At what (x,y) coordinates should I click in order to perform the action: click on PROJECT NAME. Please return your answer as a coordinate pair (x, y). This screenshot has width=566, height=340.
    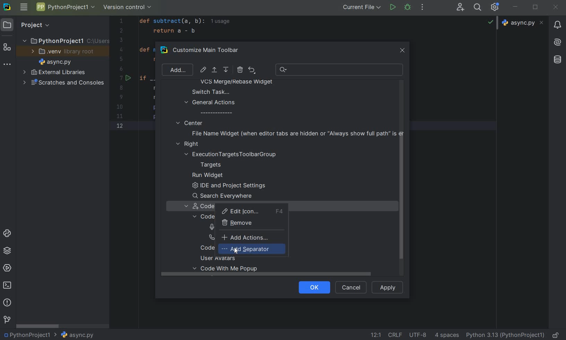
    Looking at the image, I should click on (65, 8).